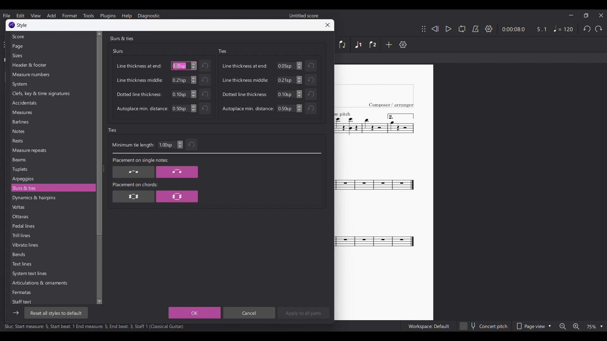 The width and height of the screenshot is (607, 341). Describe the element at coordinates (52, 75) in the screenshot. I see `Measure numbers` at that location.